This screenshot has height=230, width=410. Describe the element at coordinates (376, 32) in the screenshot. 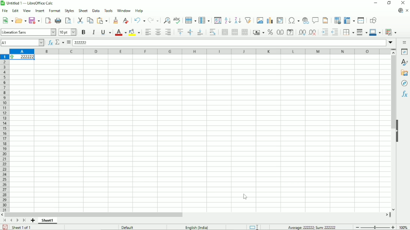

I see `Border color` at that location.